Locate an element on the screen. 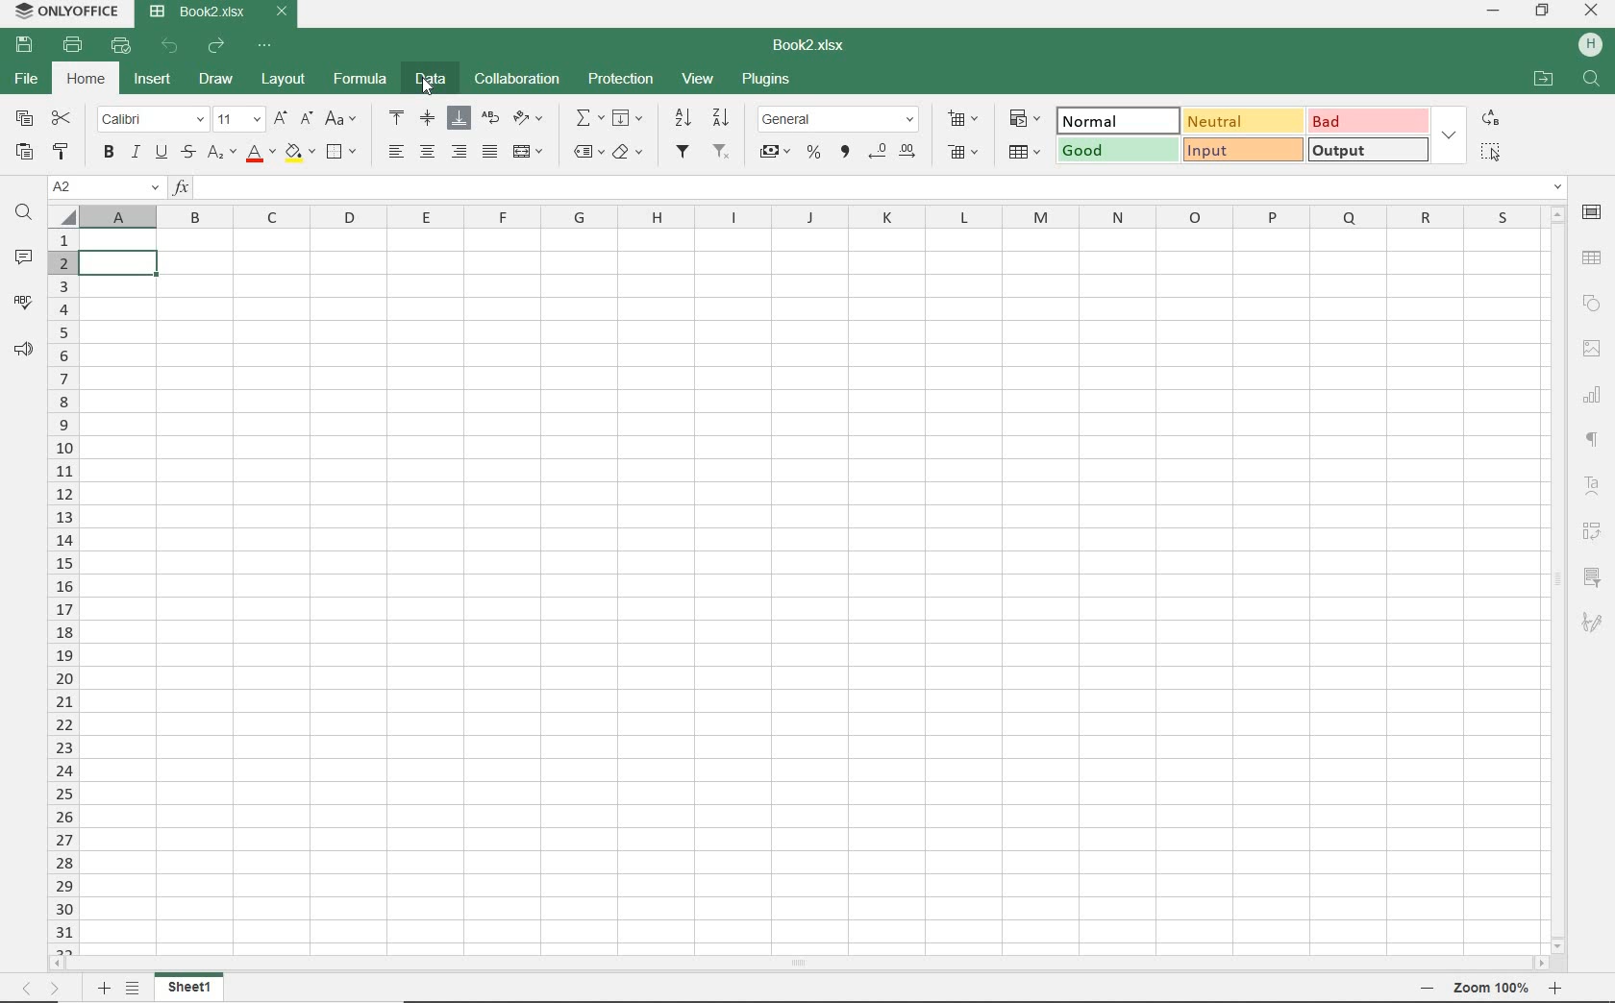  REPLACE is located at coordinates (1492, 117).